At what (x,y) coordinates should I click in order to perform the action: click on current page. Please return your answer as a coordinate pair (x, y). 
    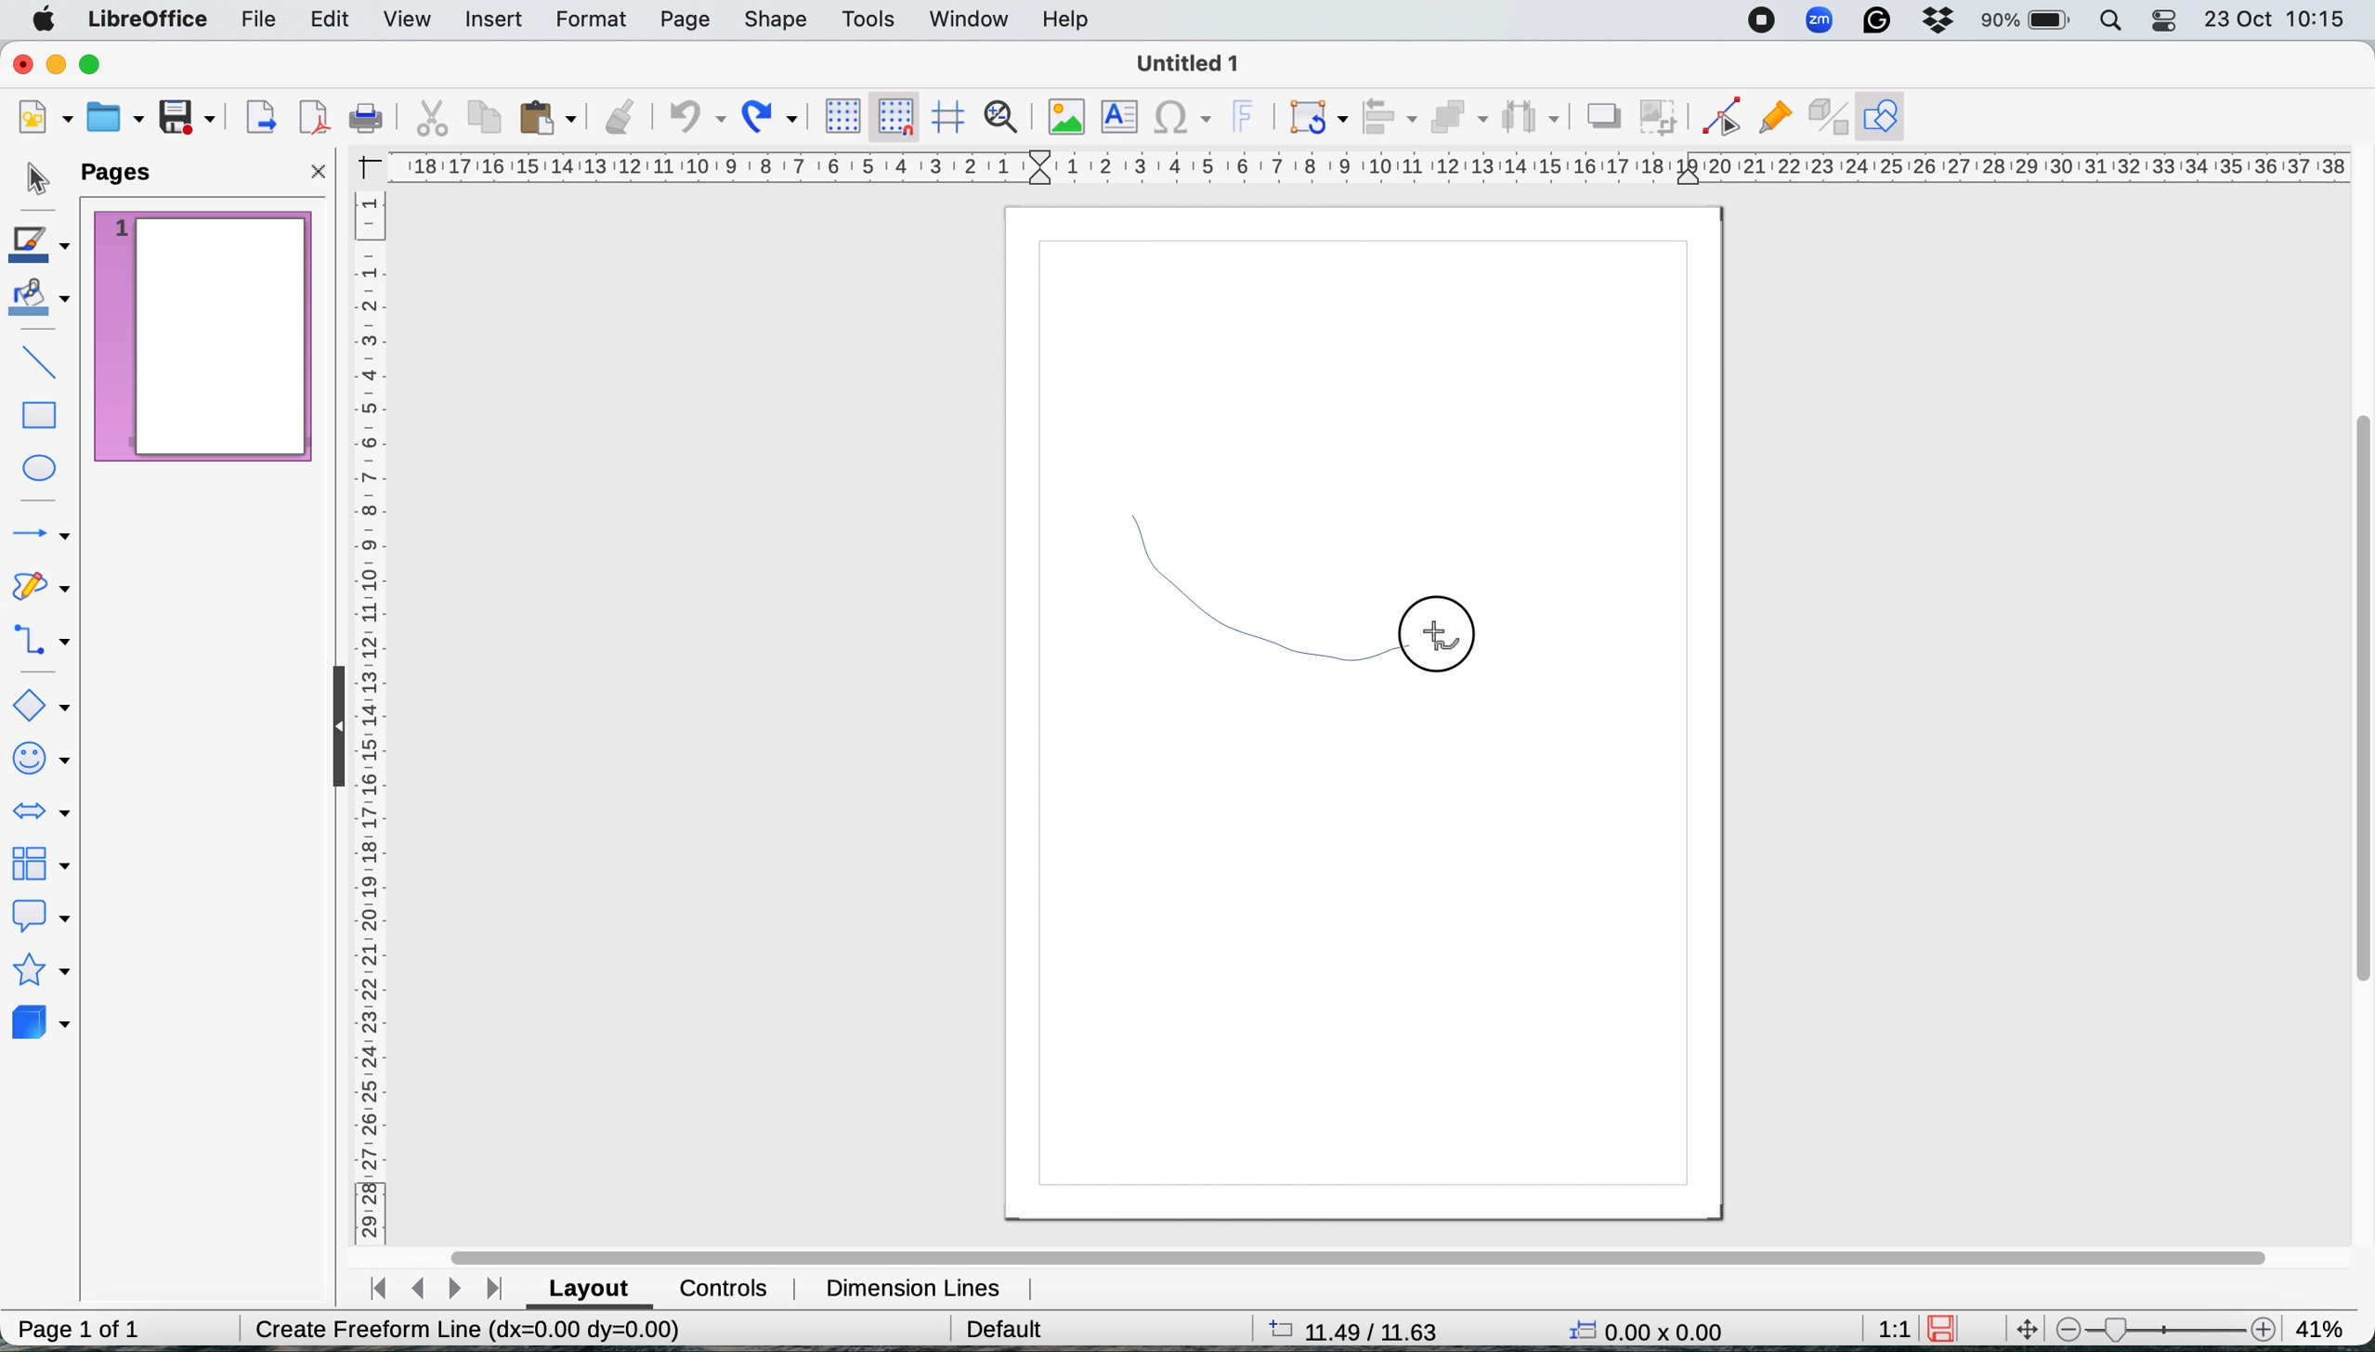
    Looking at the image, I should click on (198, 339).